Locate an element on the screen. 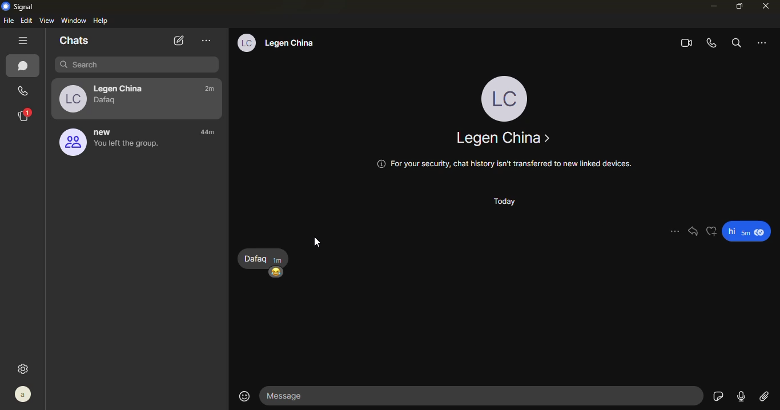  maximize is located at coordinates (738, 7).